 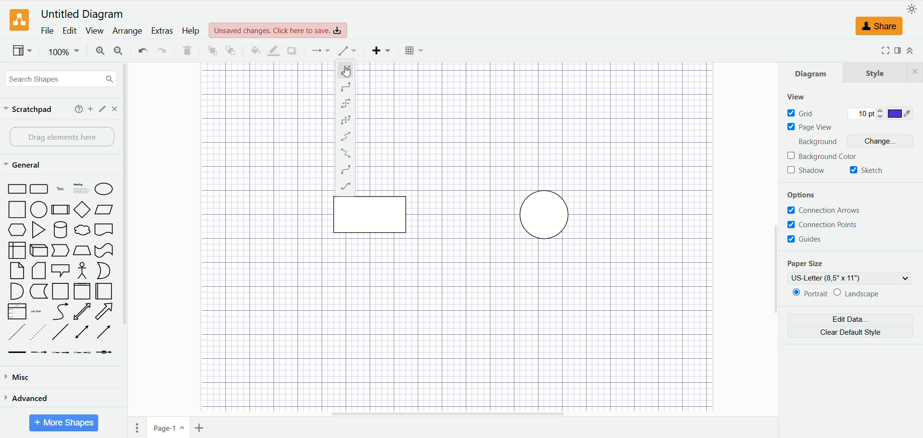 What do you see at coordinates (39, 354) in the screenshot?
I see `Connector with Label` at bounding box center [39, 354].